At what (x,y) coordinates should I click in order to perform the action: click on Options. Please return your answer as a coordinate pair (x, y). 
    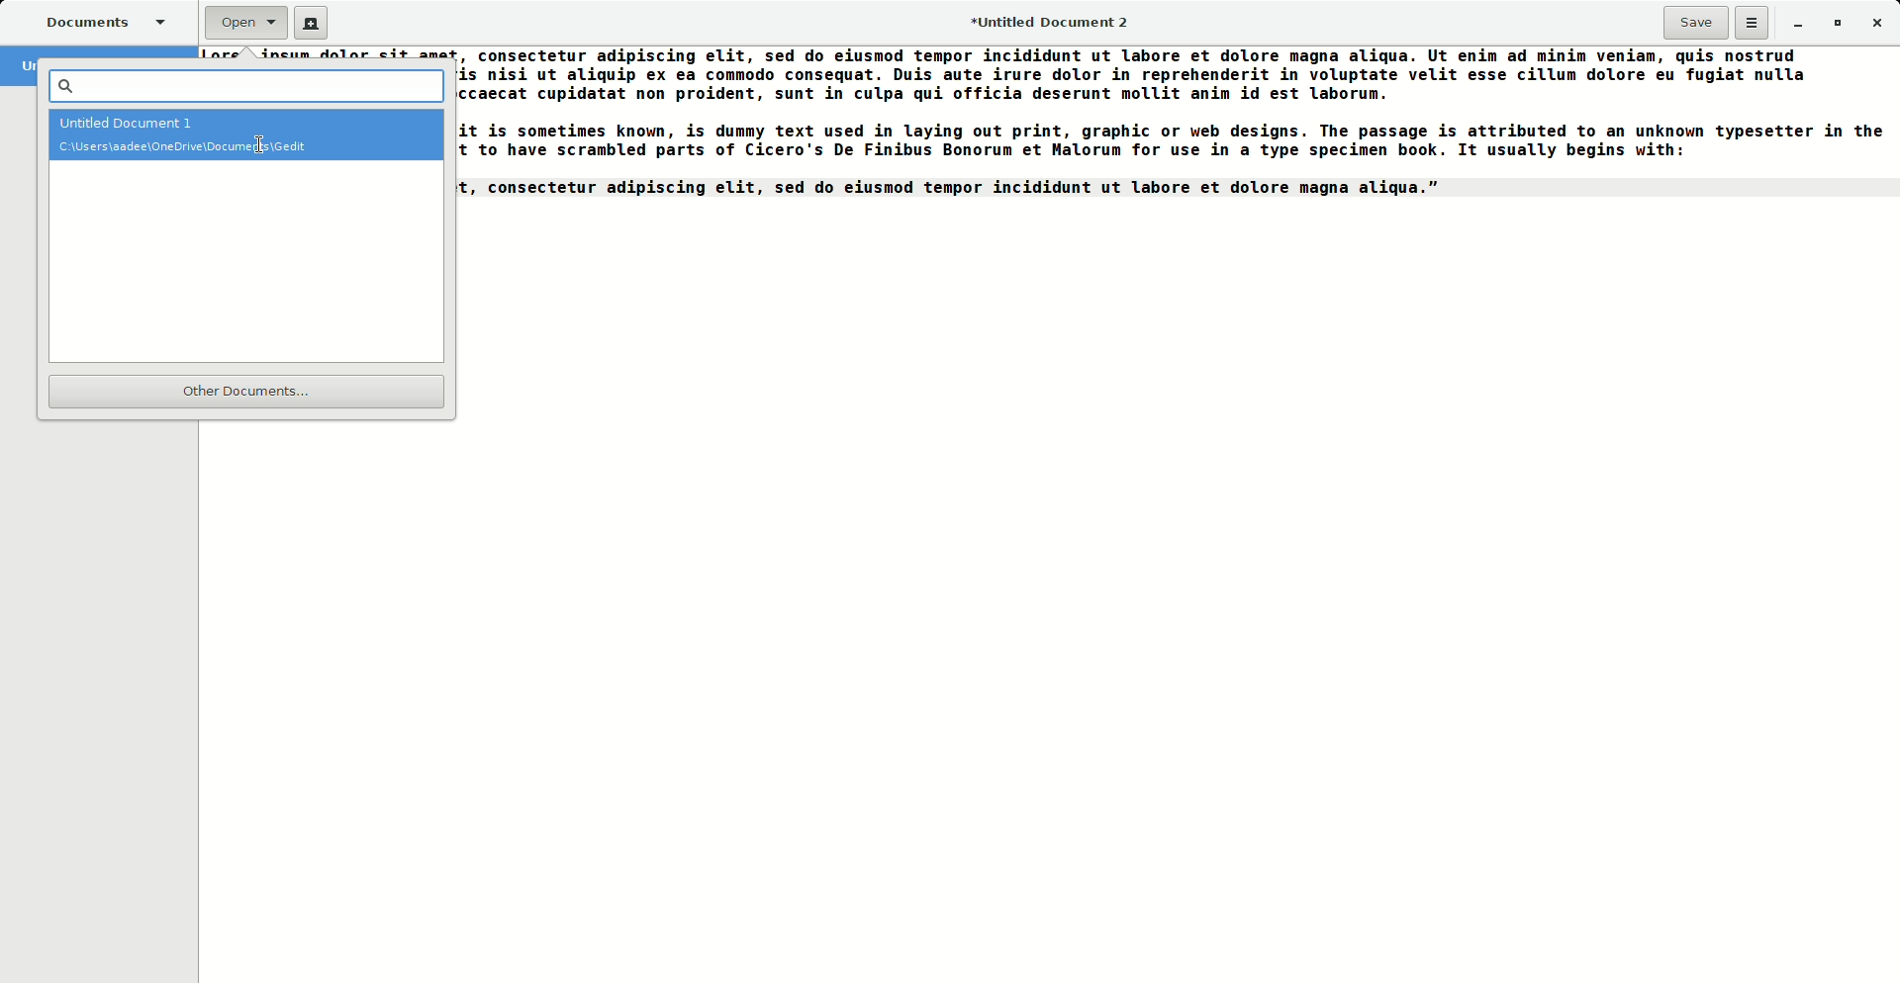
    Looking at the image, I should click on (1753, 23).